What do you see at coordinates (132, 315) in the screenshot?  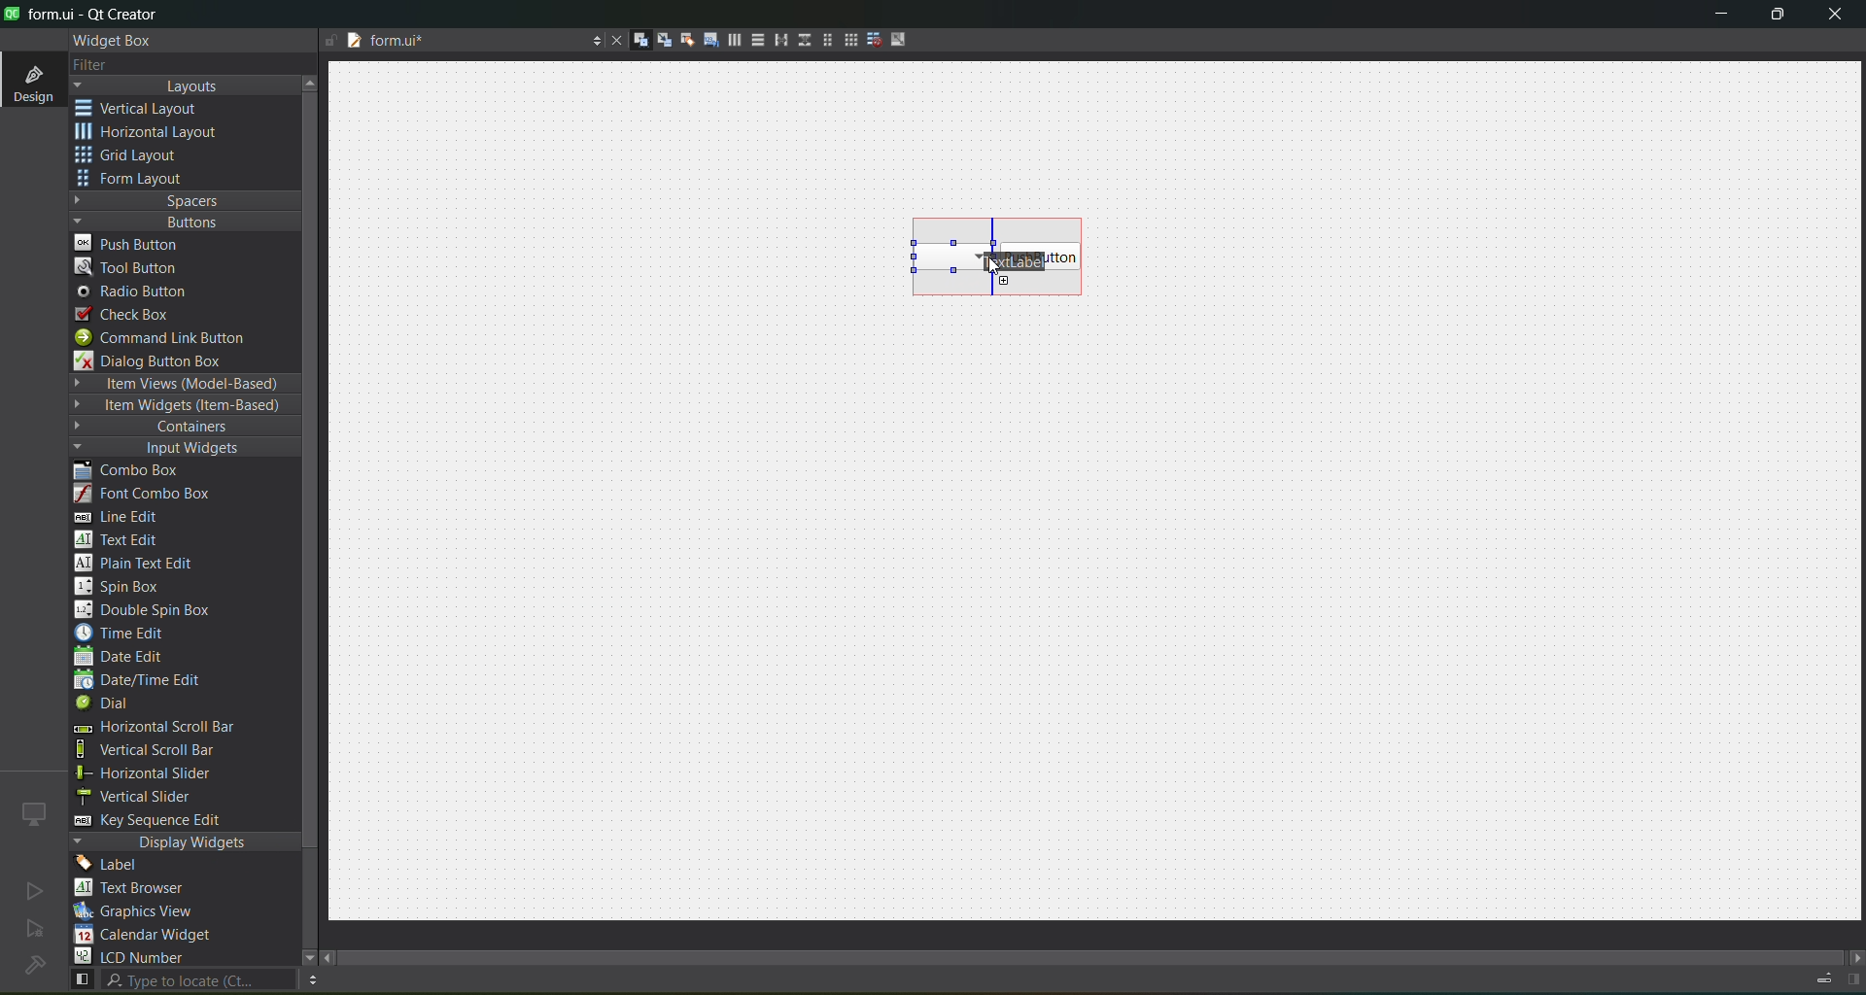 I see `check box` at bounding box center [132, 315].